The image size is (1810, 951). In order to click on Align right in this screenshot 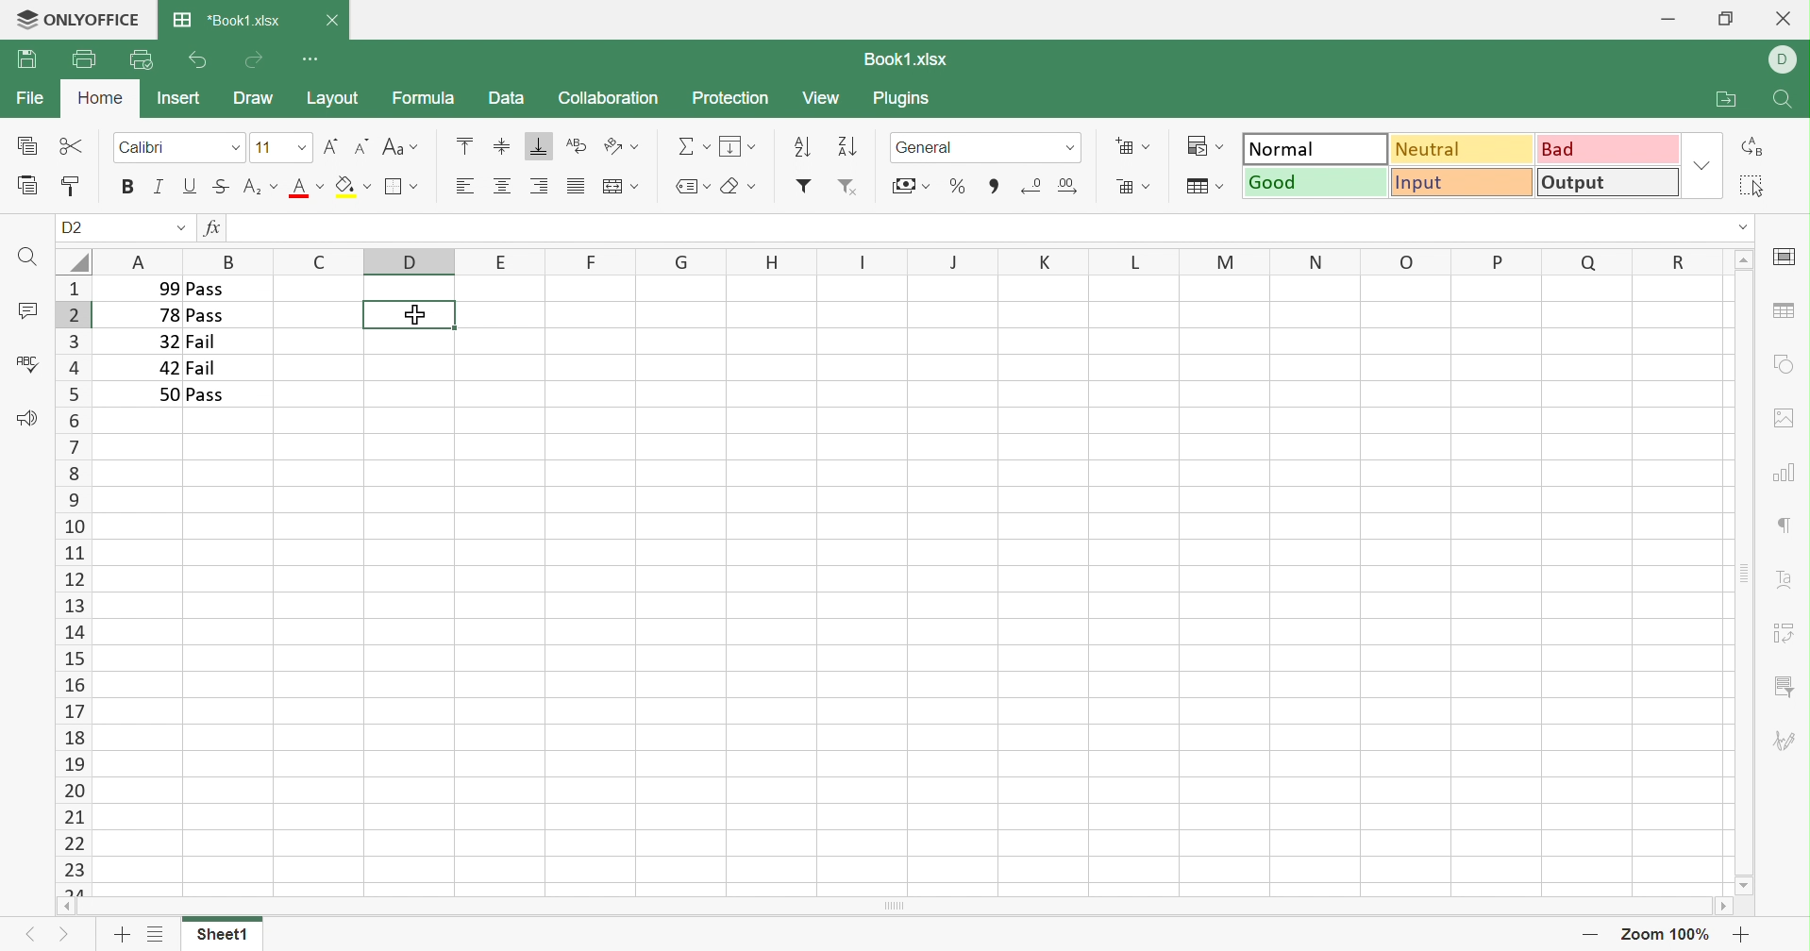, I will do `click(538, 187)`.